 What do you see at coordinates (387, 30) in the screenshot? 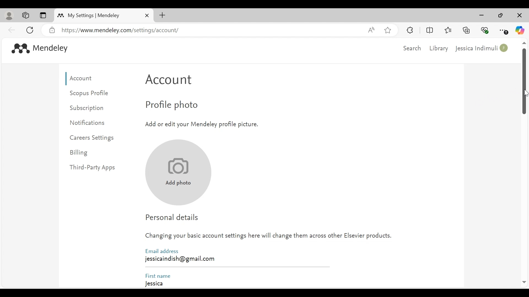
I see `Add this page to Favorites` at bounding box center [387, 30].